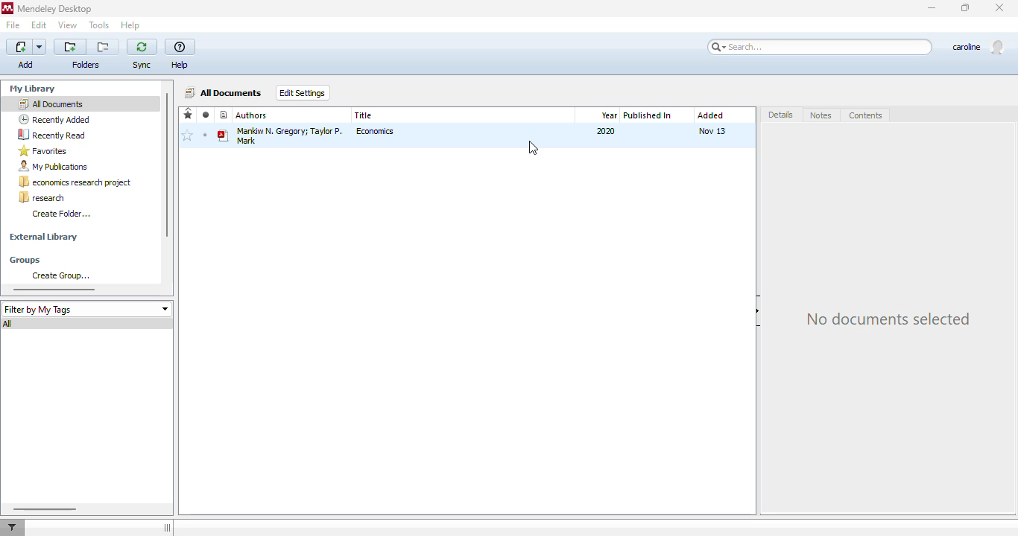 The width and height of the screenshot is (1018, 536). What do you see at coordinates (26, 54) in the screenshot?
I see `add` at bounding box center [26, 54].